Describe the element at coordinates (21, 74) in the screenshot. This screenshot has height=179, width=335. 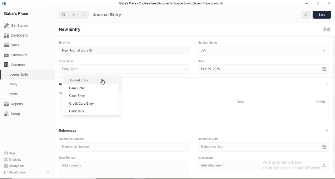
I see `Journal Entry` at that location.